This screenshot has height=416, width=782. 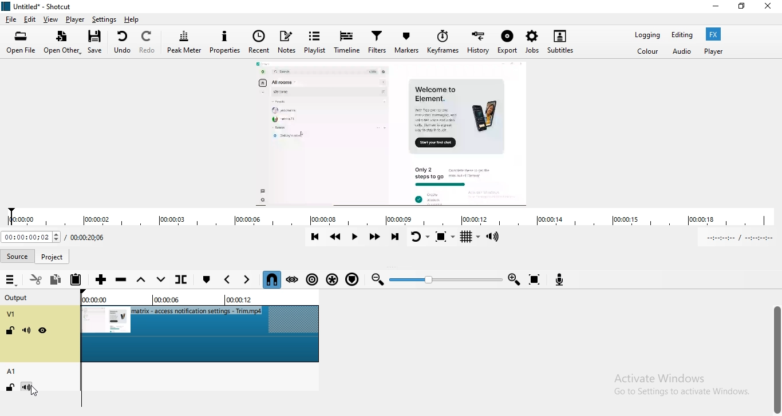 What do you see at coordinates (354, 238) in the screenshot?
I see `Toggle play or pause` at bounding box center [354, 238].